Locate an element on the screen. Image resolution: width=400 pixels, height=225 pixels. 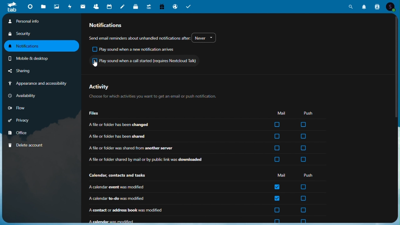
Appearance and accessibility is located at coordinates (39, 84).